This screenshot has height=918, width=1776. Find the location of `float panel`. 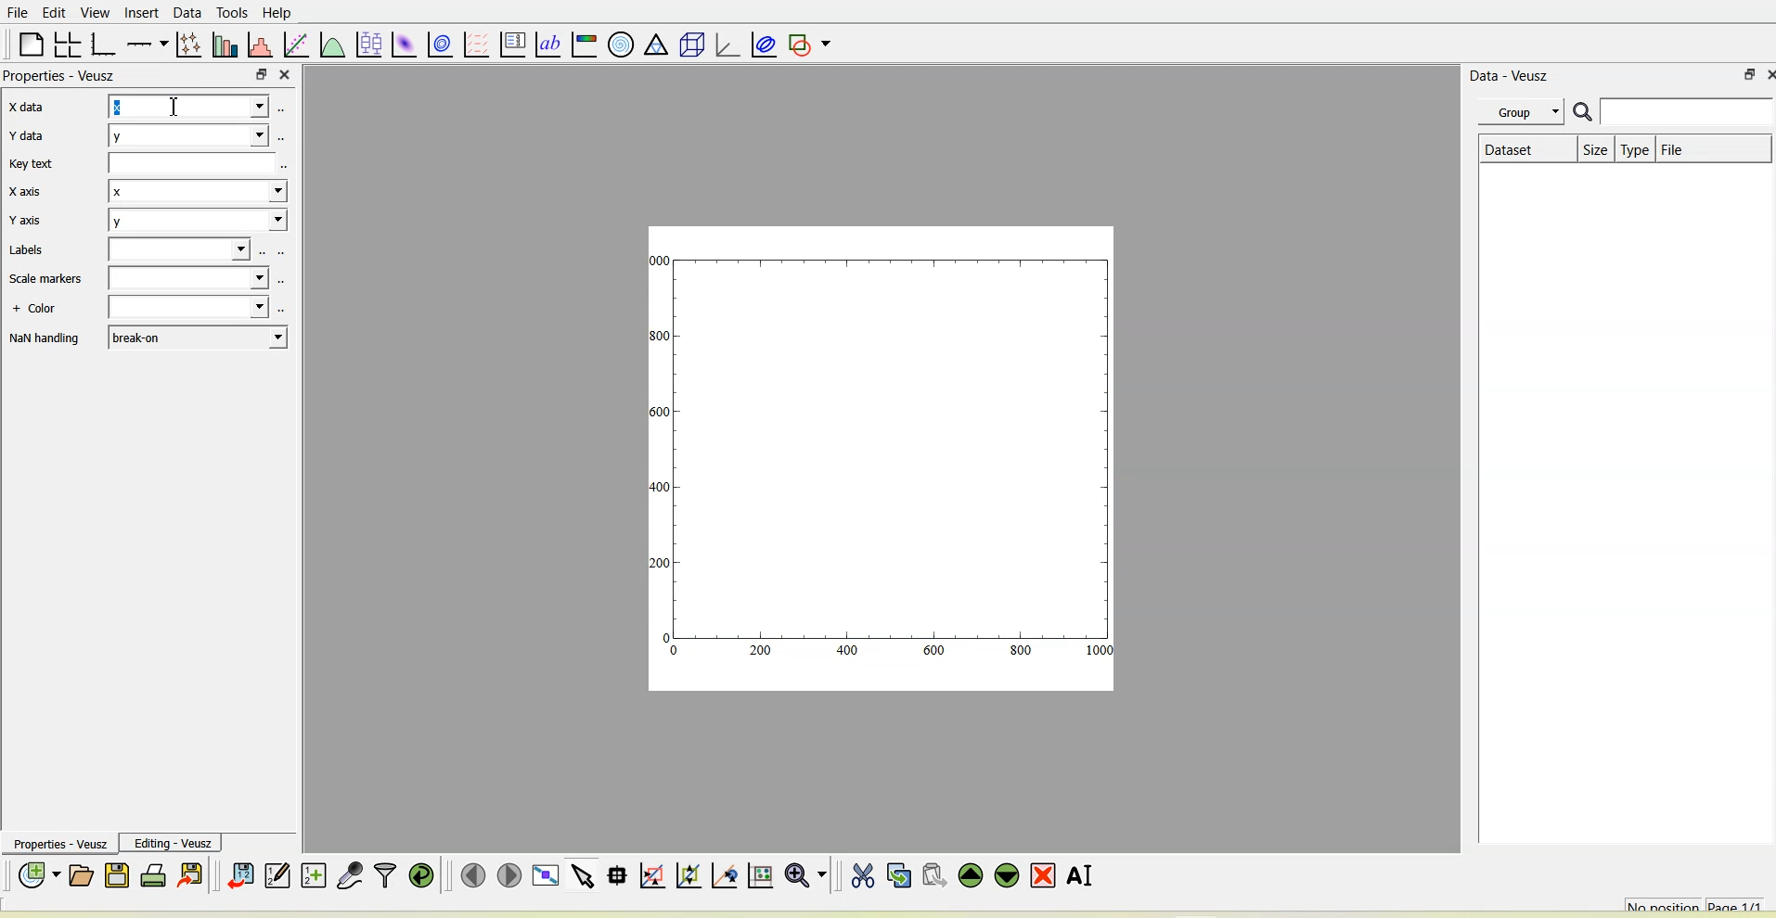

float panel is located at coordinates (263, 74).